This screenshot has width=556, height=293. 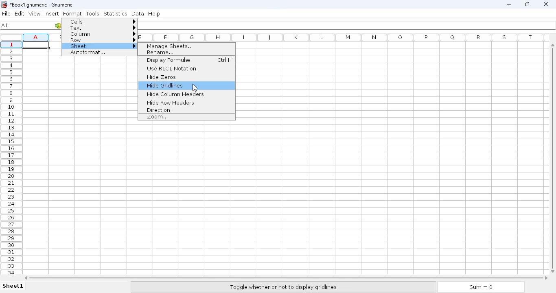 What do you see at coordinates (286, 278) in the screenshot?
I see `horizontal scroll bar` at bounding box center [286, 278].